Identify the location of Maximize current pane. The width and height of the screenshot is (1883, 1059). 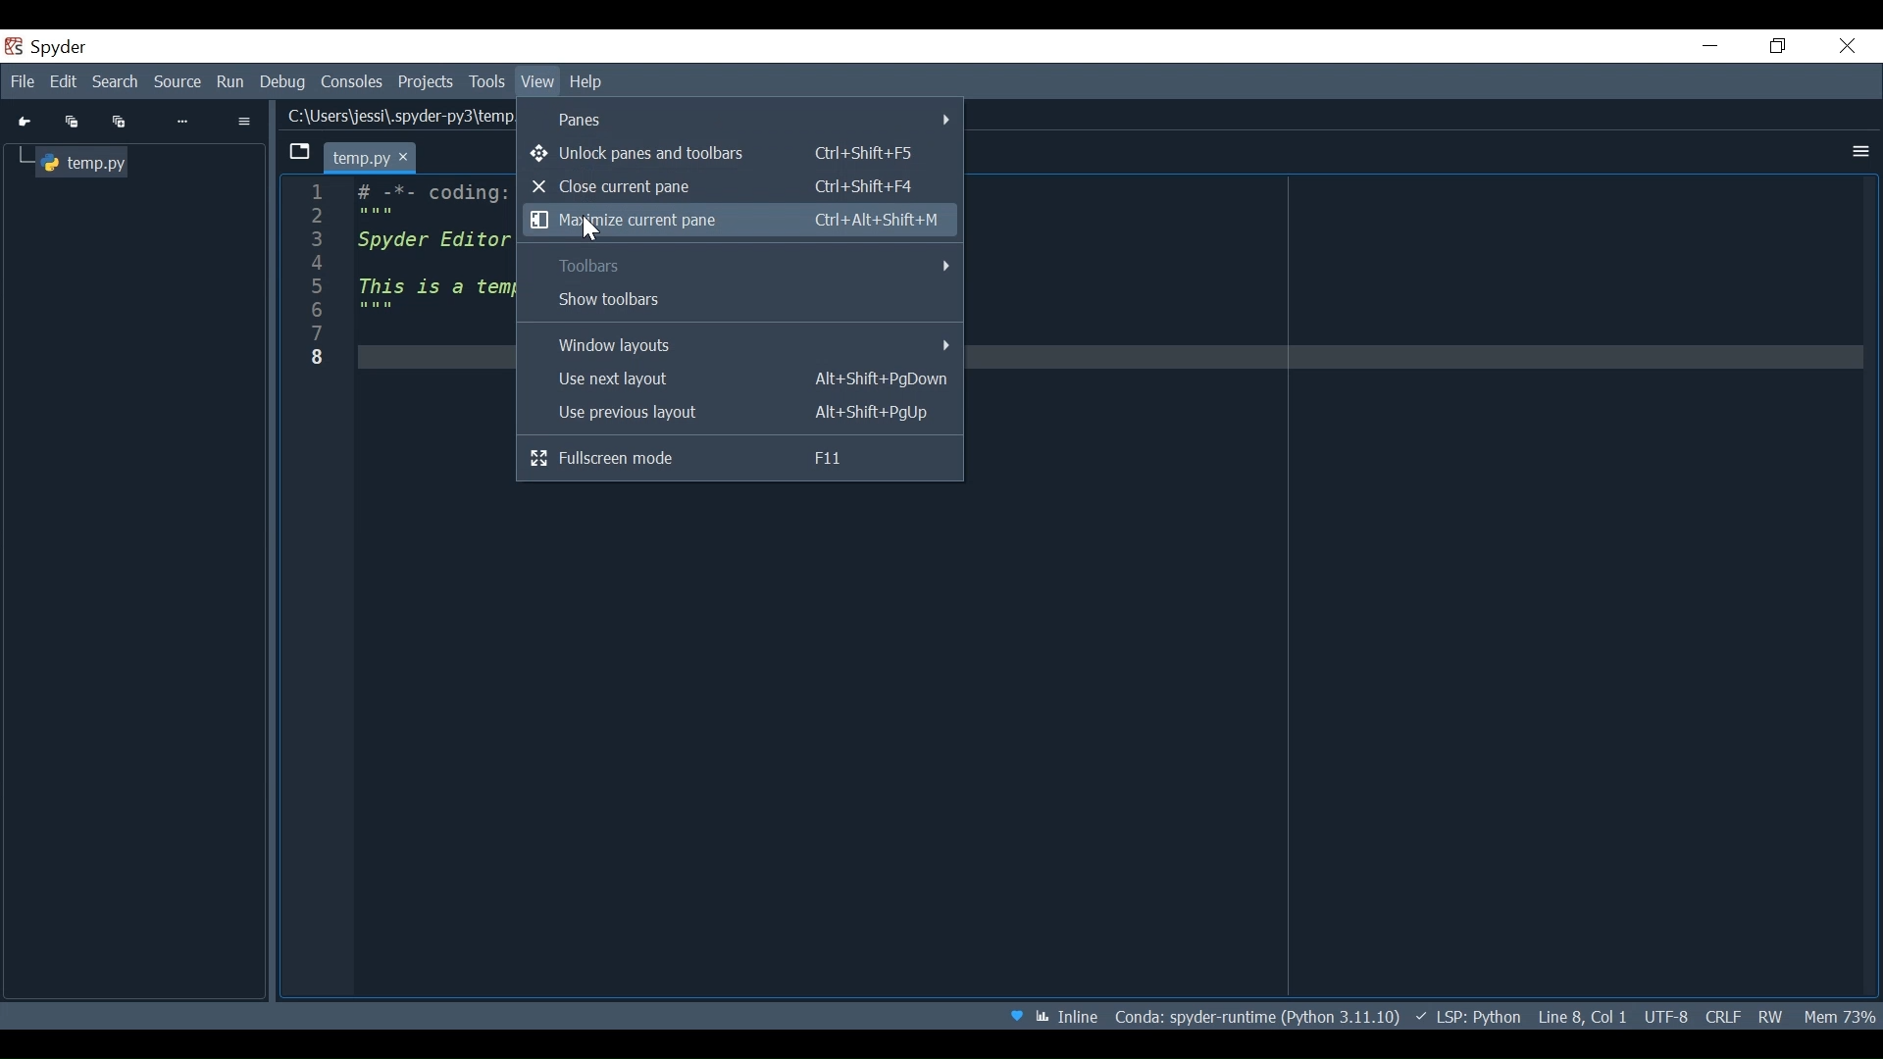
(739, 222).